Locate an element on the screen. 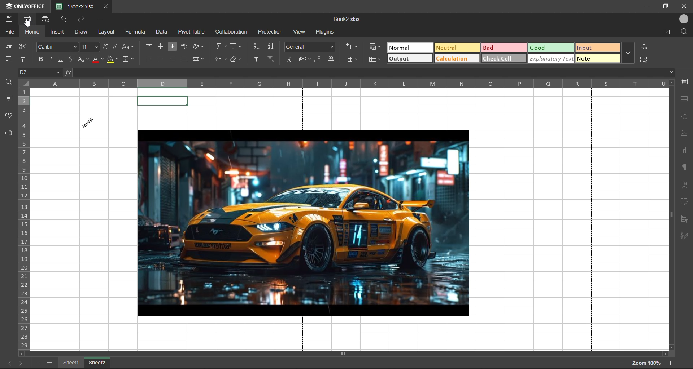 Image resolution: width=693 pixels, height=369 pixels. slicer is located at coordinates (684, 219).